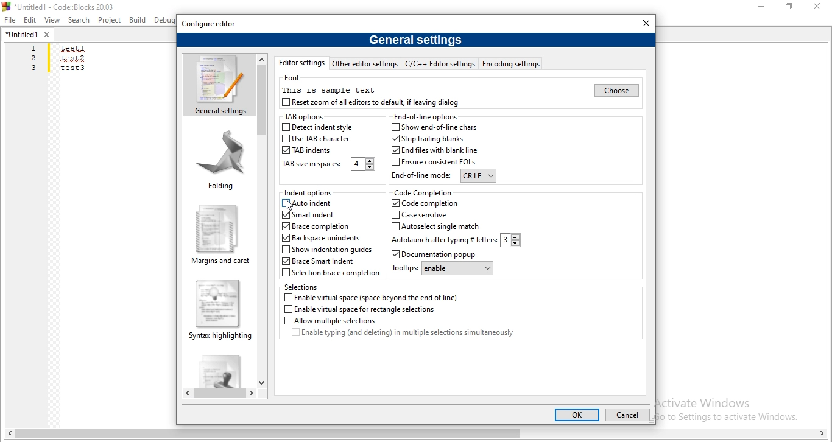 Image resolution: width=832 pixels, height=442 pixels. Describe the element at coordinates (30, 21) in the screenshot. I see `Edit ` at that location.